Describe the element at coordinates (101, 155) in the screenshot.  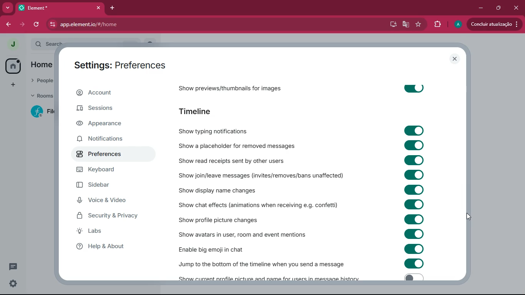
I see `preferences` at that location.